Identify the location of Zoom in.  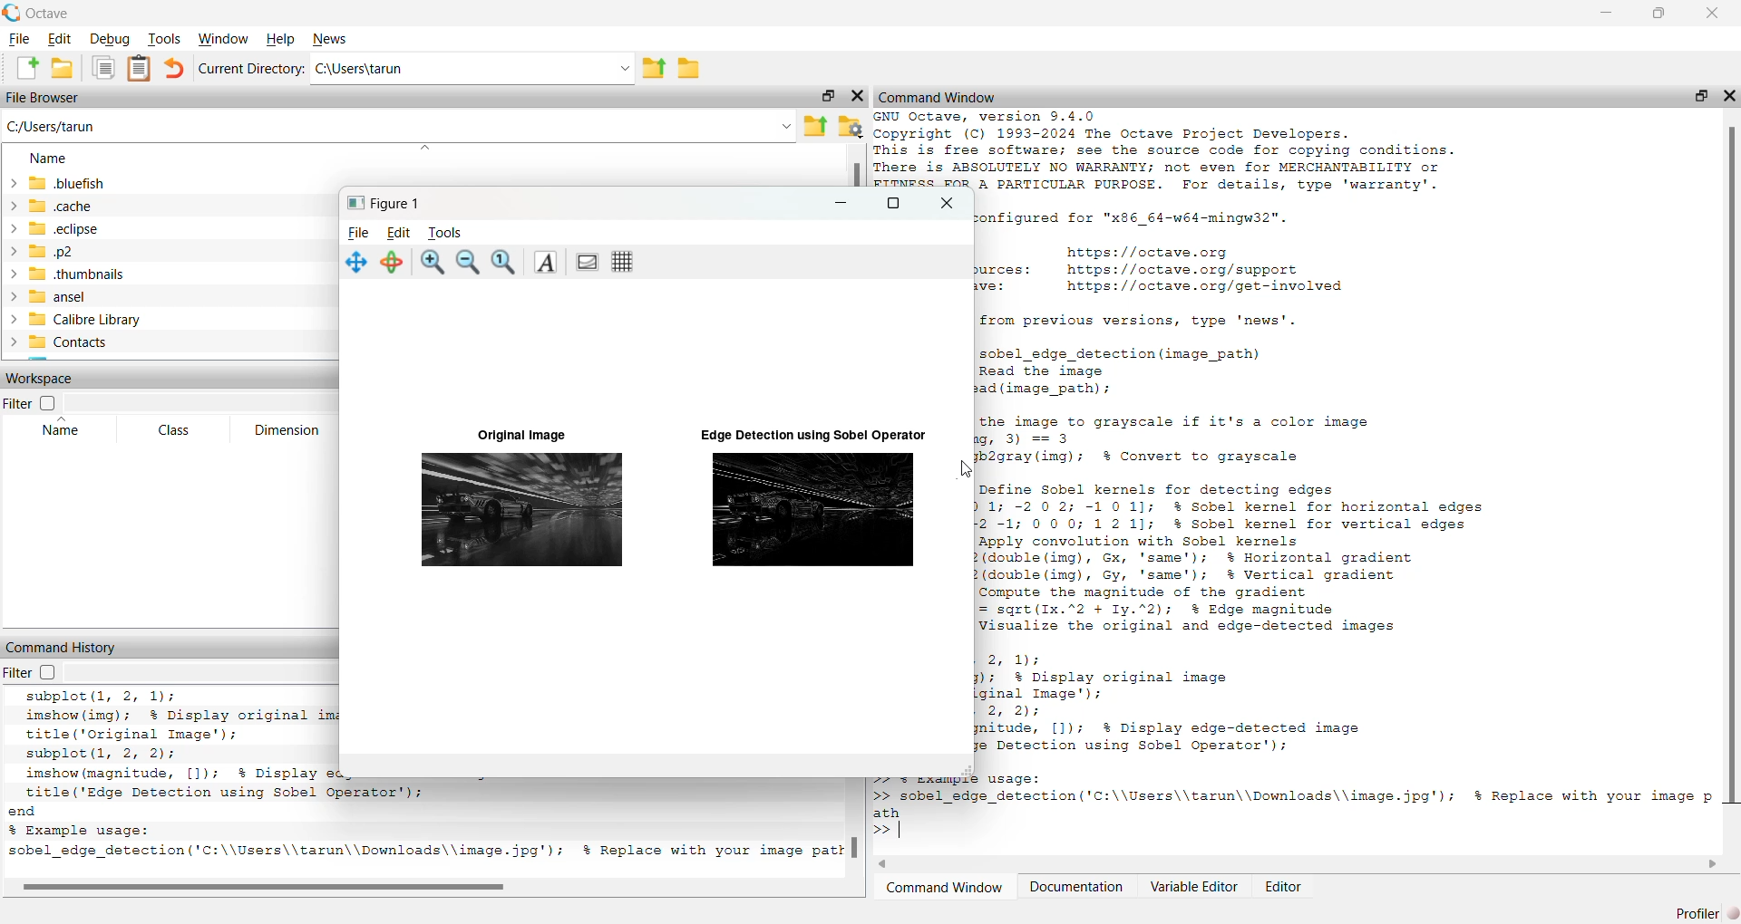
(434, 264).